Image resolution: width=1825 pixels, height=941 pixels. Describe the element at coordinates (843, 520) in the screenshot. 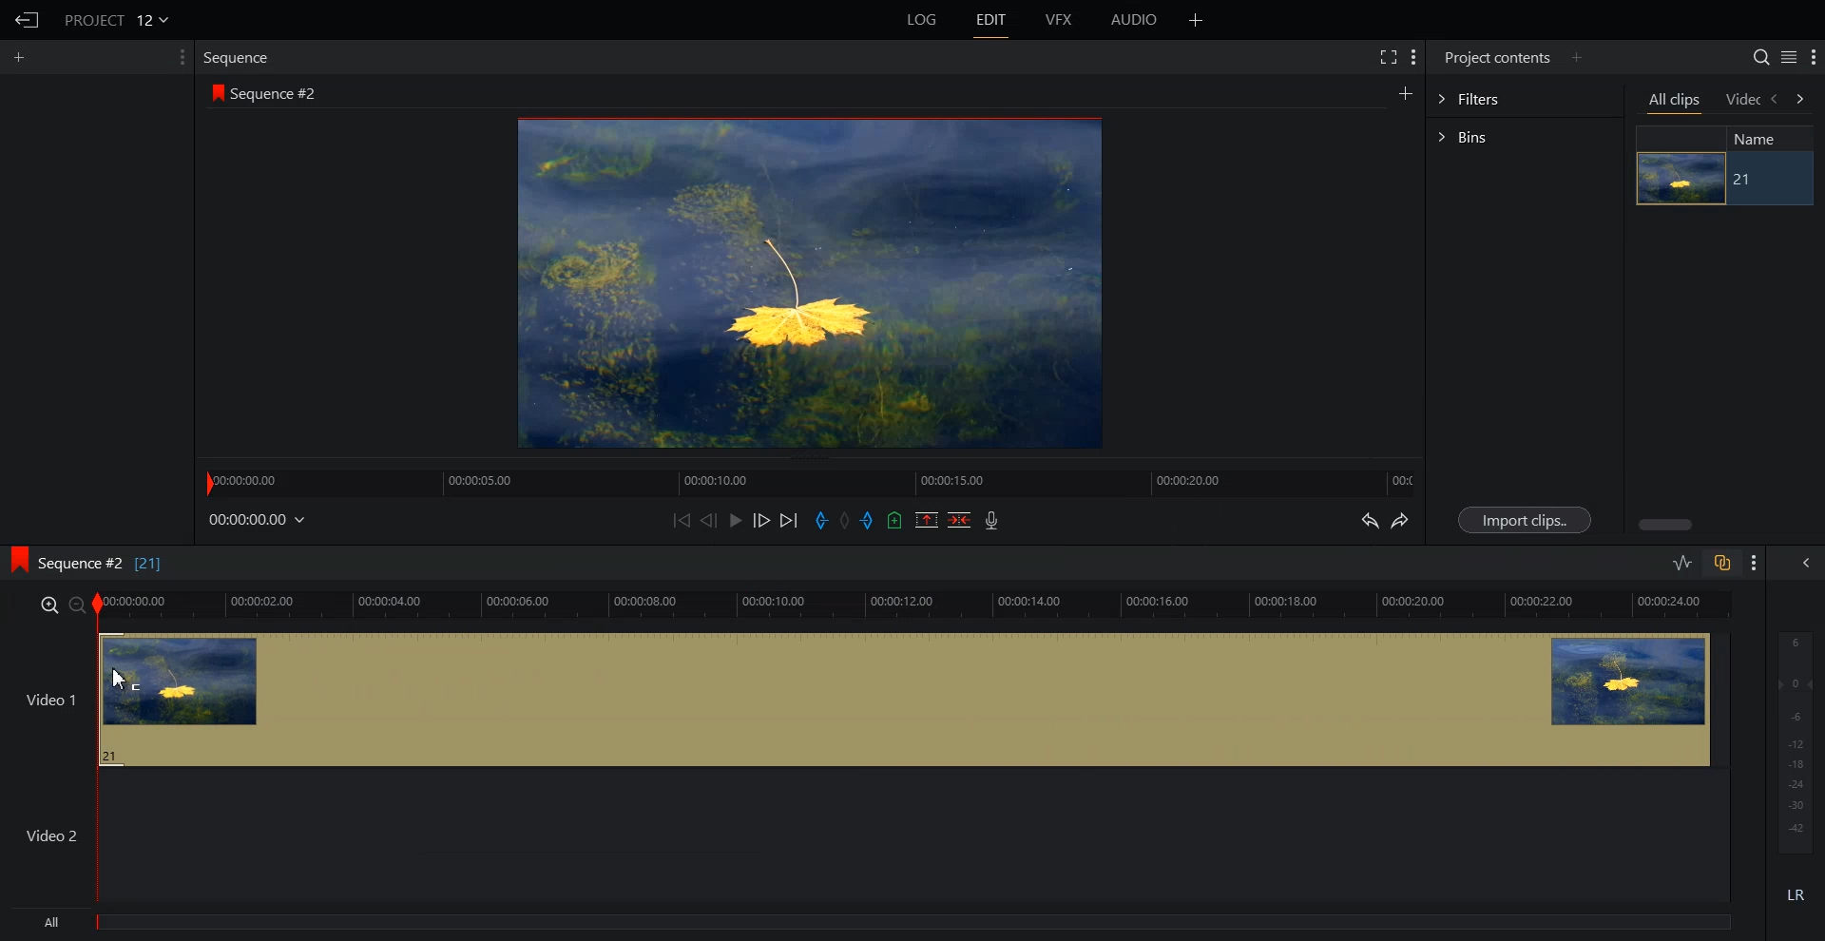

I see `Clear All Marks` at that location.